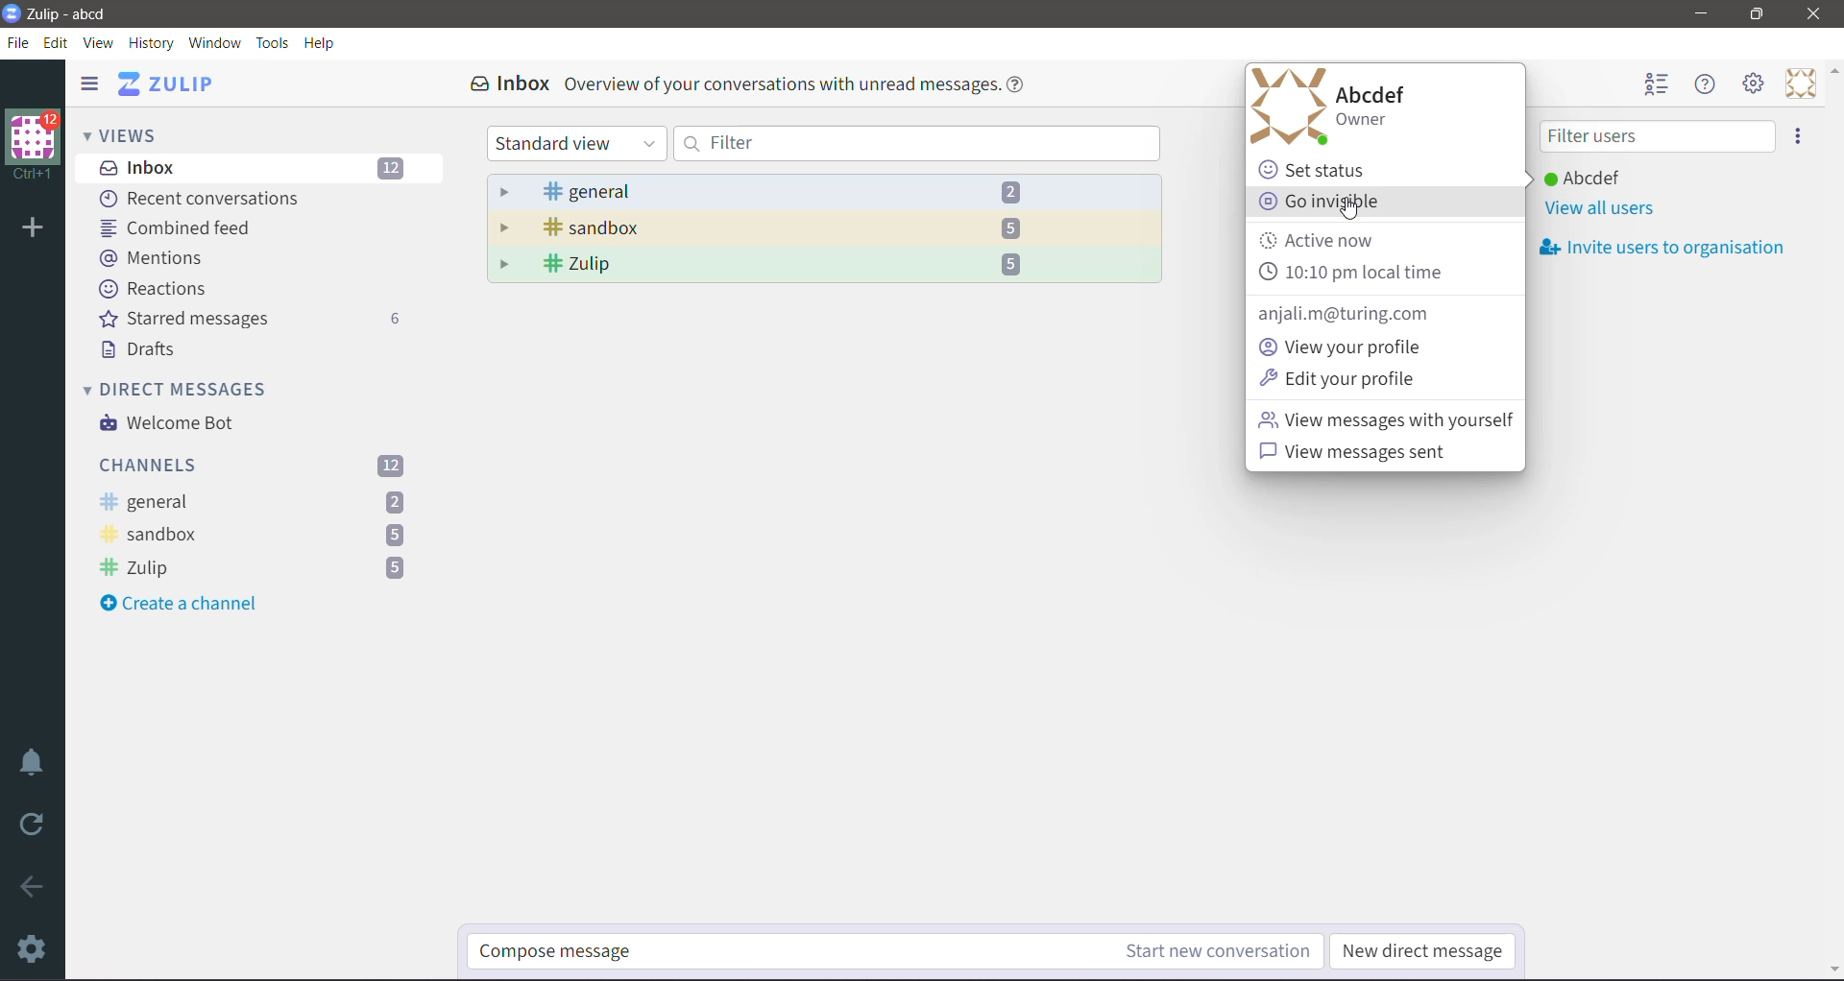 This screenshot has height=981, width=1844. I want to click on Standard view, so click(574, 144).